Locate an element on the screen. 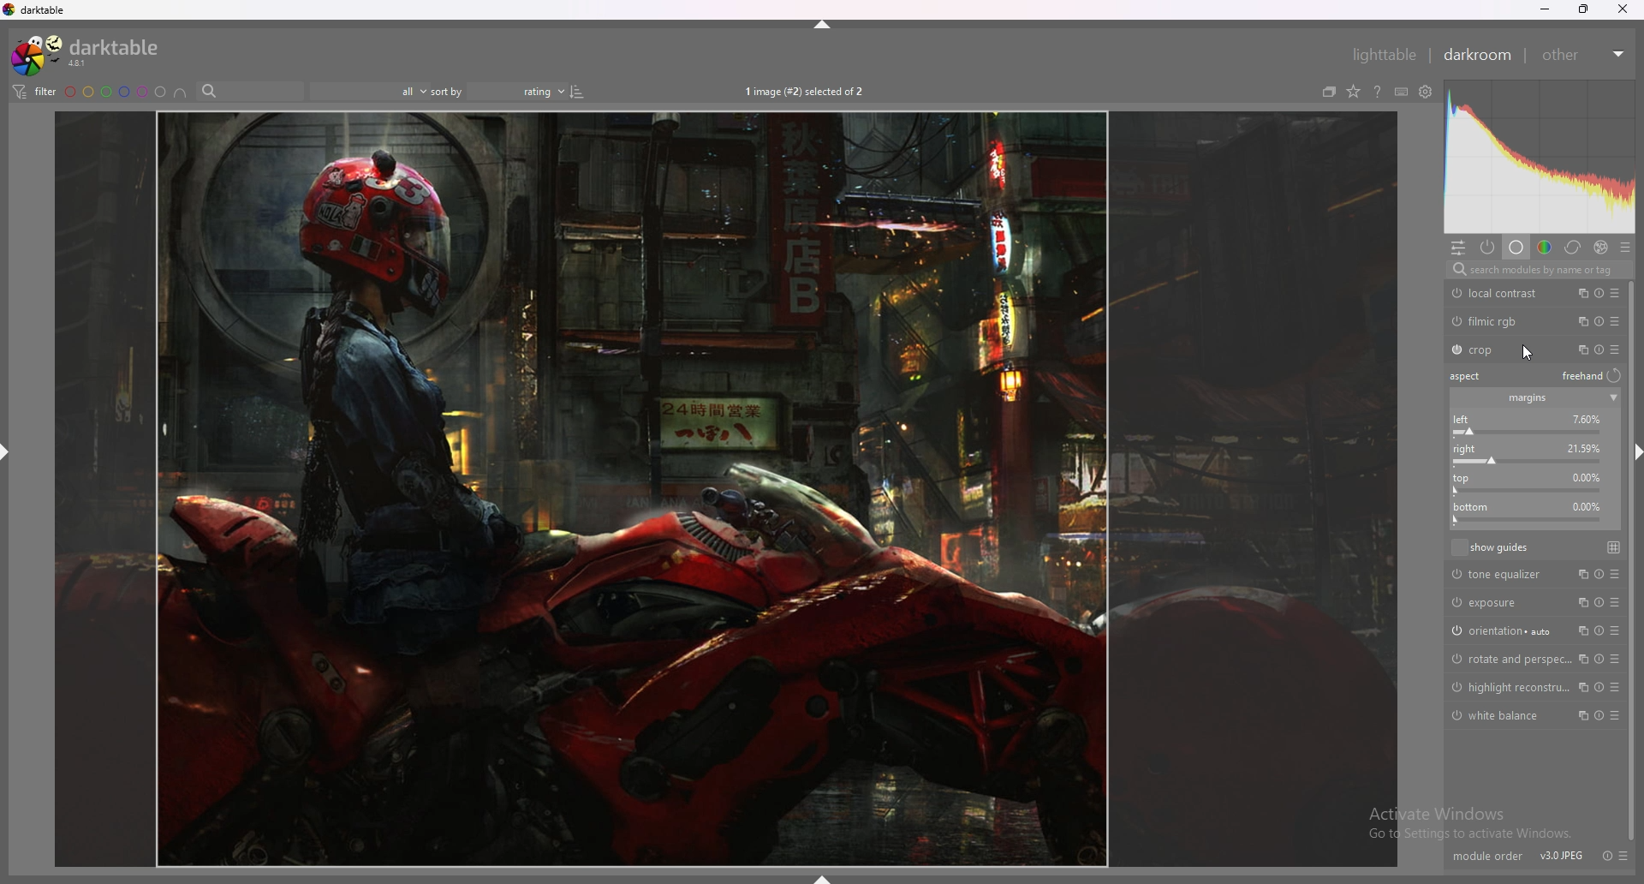 The width and height of the screenshot is (1644, 884). collapse is located at coordinates (1613, 398).